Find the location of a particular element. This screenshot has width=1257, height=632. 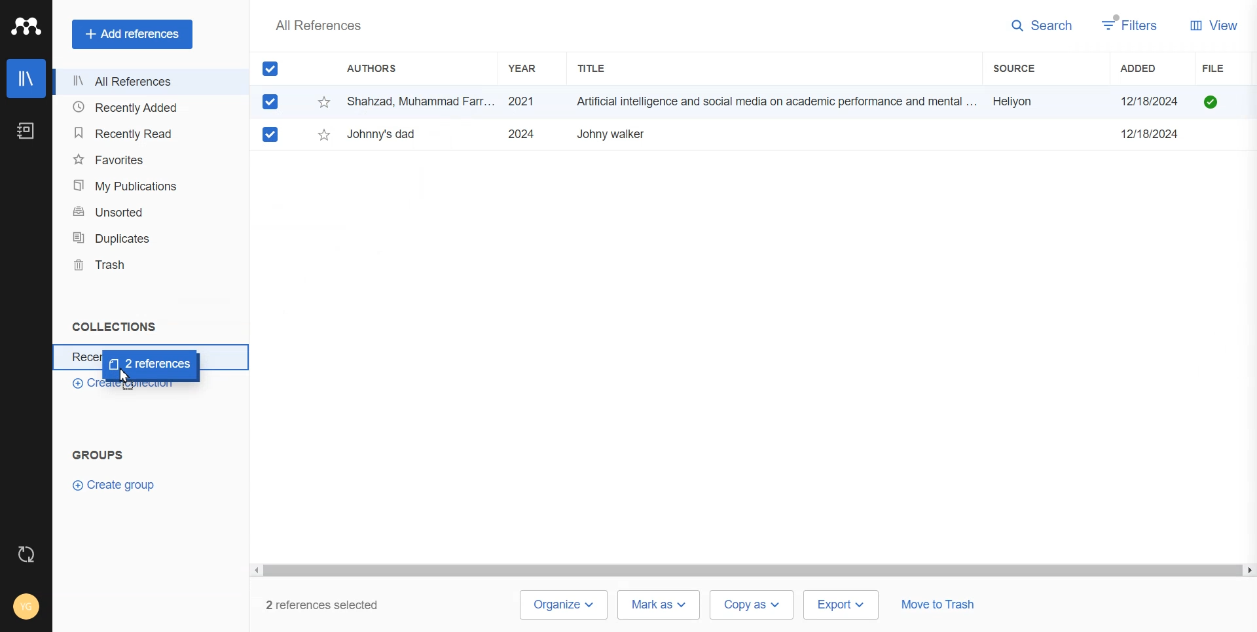

scroll right is located at coordinates (1248, 571).